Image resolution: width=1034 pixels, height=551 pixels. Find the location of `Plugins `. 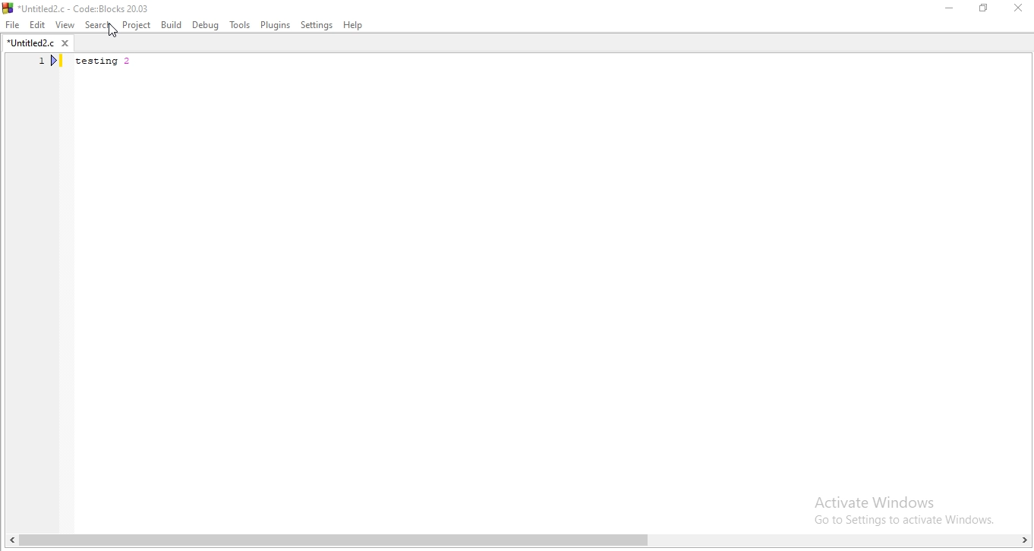

Plugins  is located at coordinates (274, 26).